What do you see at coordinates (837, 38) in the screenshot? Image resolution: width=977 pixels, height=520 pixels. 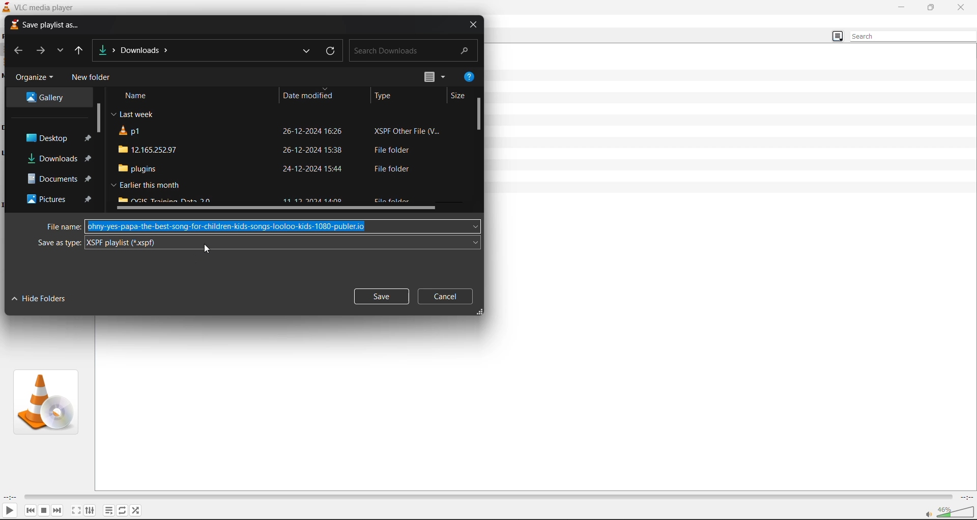 I see `change view` at bounding box center [837, 38].